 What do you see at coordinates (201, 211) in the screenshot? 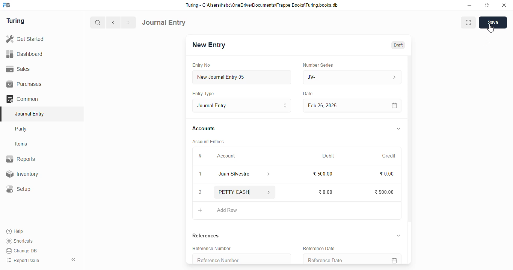
I see `add` at bounding box center [201, 211].